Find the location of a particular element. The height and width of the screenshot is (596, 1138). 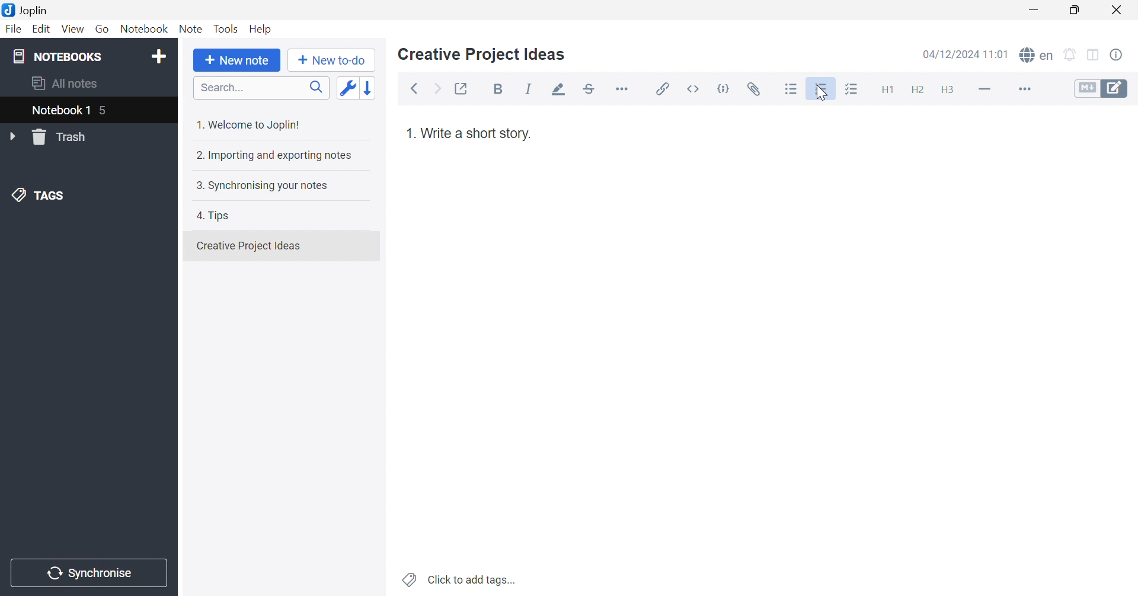

Bulleted list is located at coordinates (791, 89).